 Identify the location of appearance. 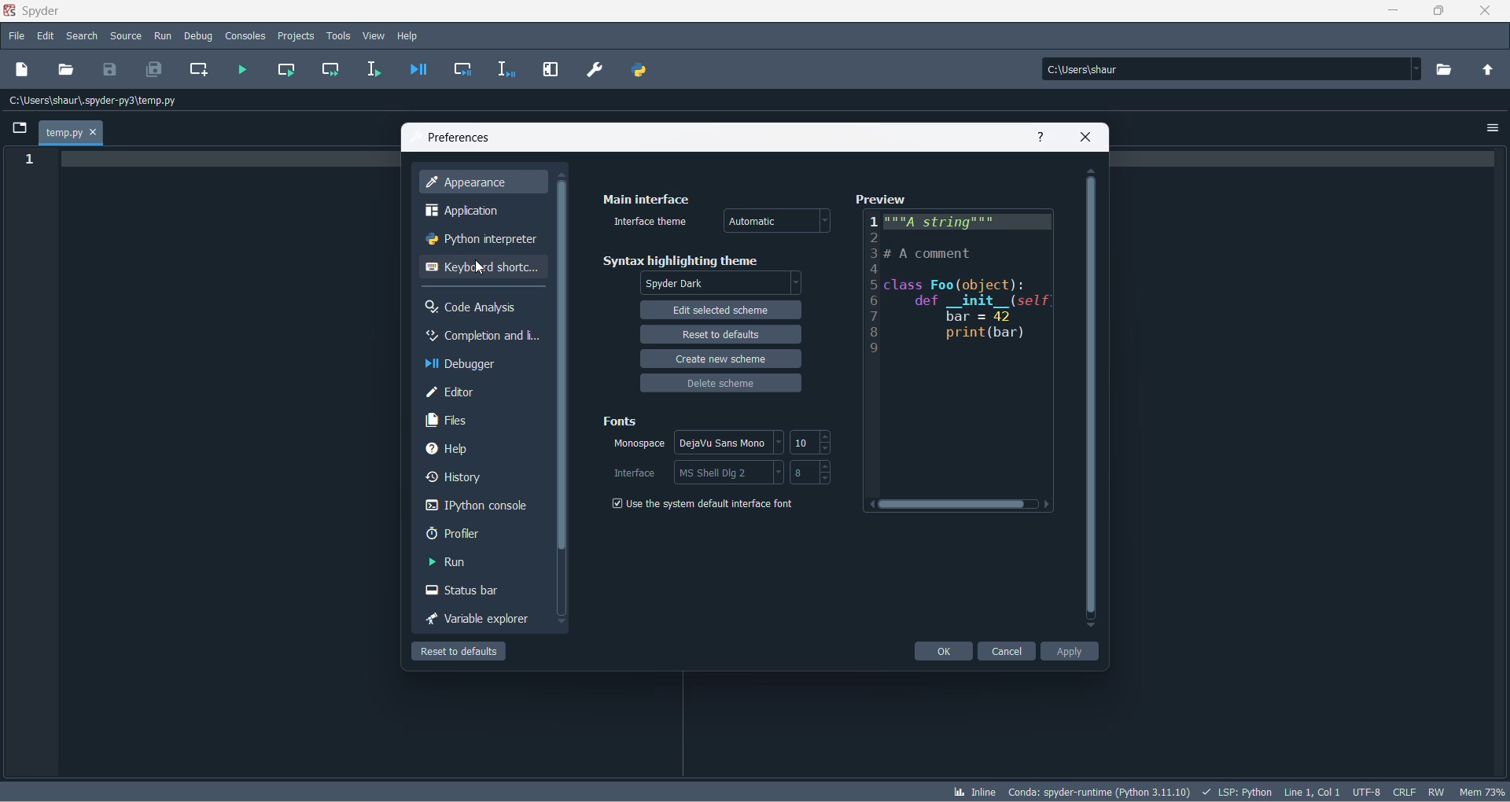
(484, 183).